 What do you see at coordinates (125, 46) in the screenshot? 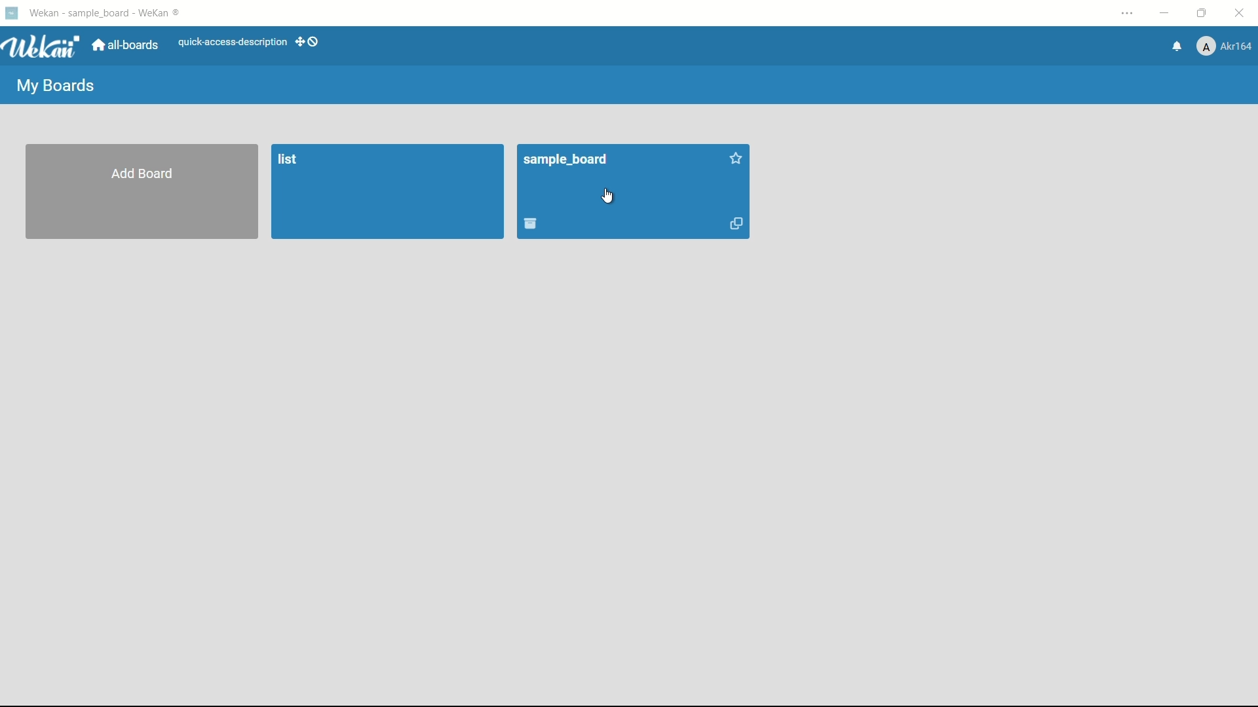
I see `all-boards` at bounding box center [125, 46].